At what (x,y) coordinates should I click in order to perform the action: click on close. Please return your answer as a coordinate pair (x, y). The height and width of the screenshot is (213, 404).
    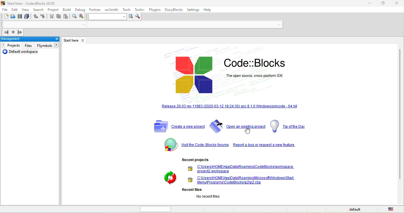
    Looking at the image, I should click on (54, 39).